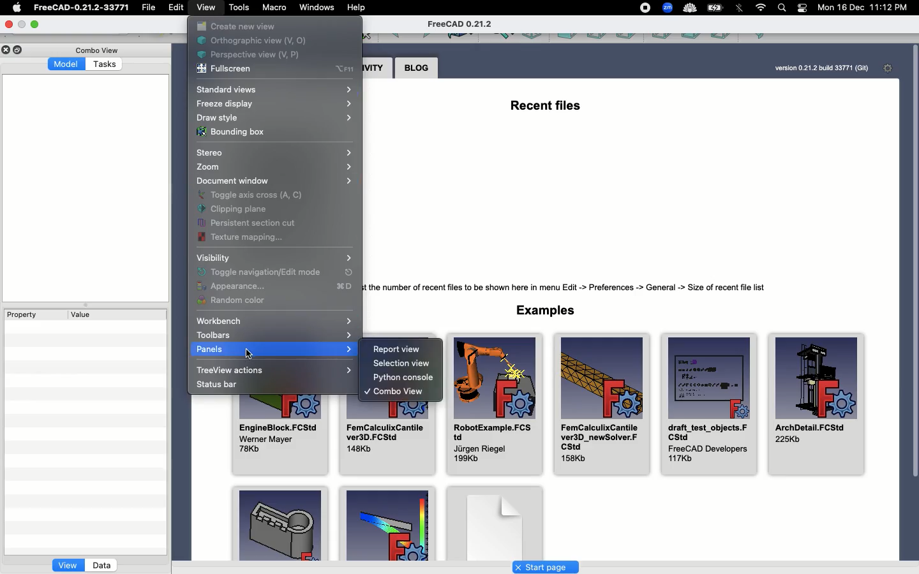 This screenshot has width=919, height=574. What do you see at coordinates (803, 10) in the screenshot?
I see `Notification ` at bounding box center [803, 10].